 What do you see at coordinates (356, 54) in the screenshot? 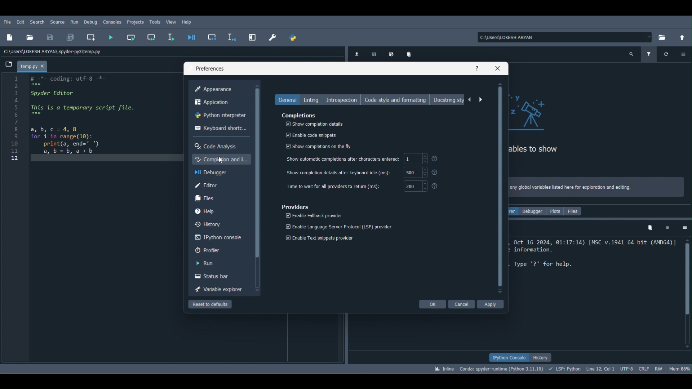
I see `Import data` at bounding box center [356, 54].